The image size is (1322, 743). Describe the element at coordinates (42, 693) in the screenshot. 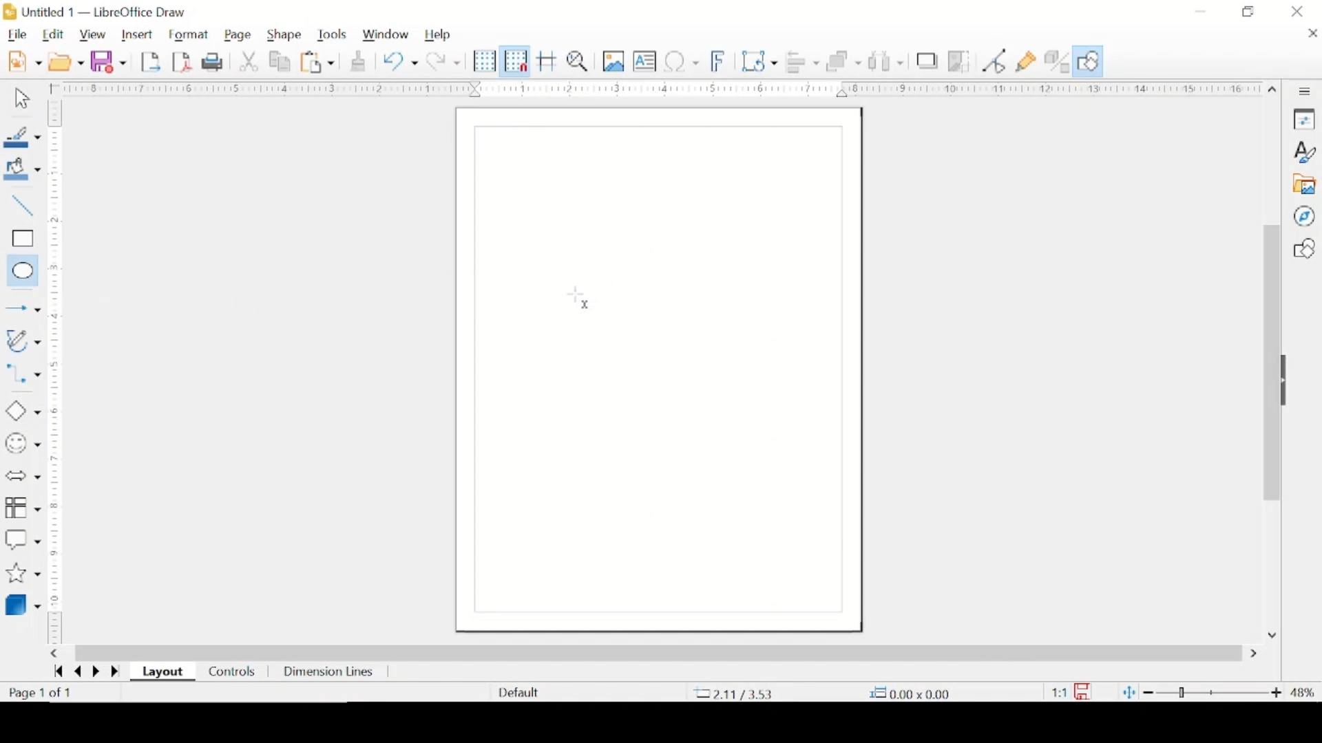

I see `page count` at that location.